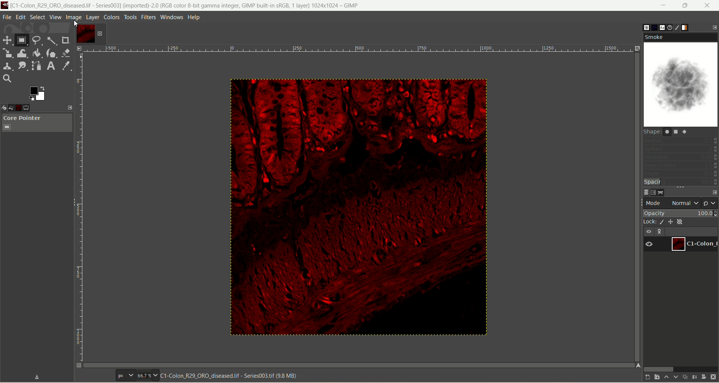 The height and width of the screenshot is (383, 719). Describe the element at coordinates (664, 5) in the screenshot. I see `minimize` at that location.